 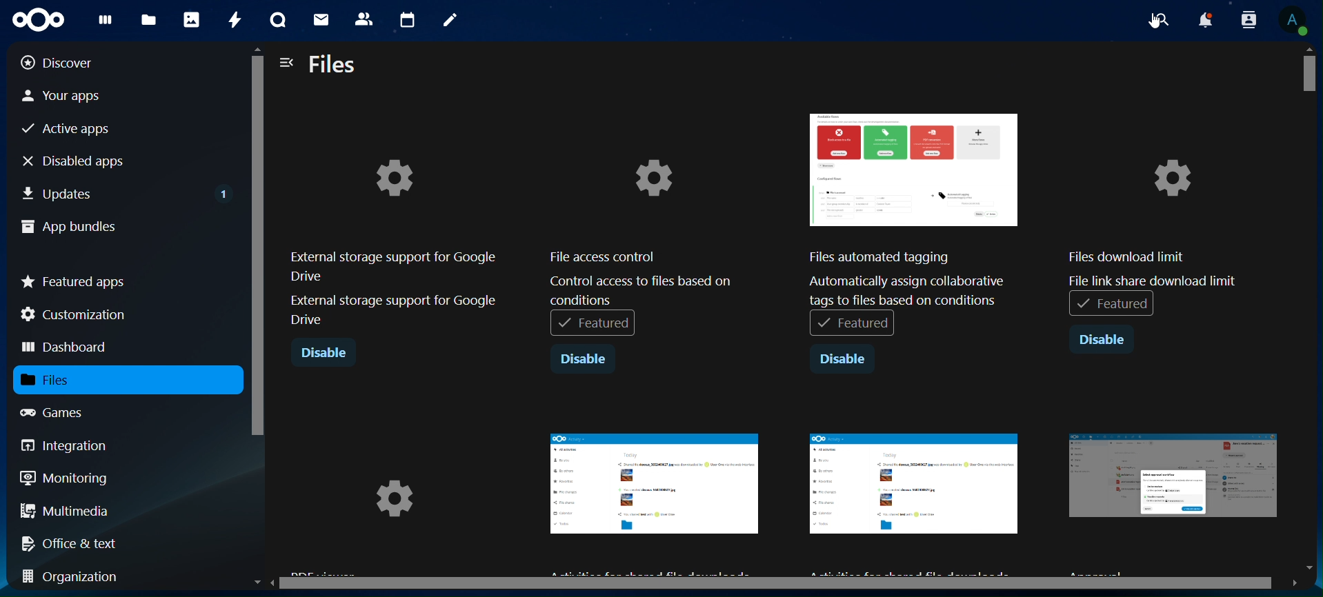 I want to click on talk, so click(x=278, y=20).